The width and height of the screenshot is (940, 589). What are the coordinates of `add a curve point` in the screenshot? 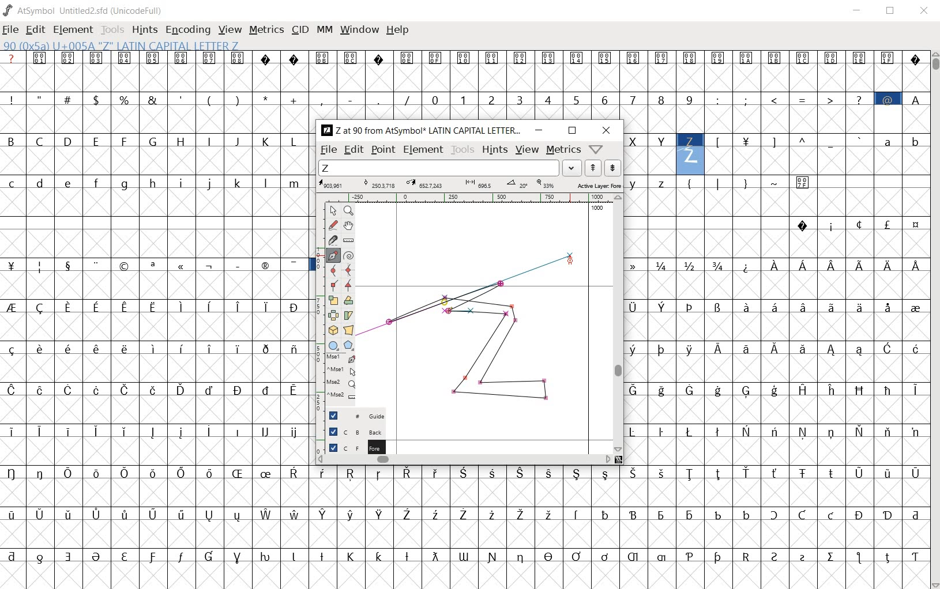 It's located at (332, 270).